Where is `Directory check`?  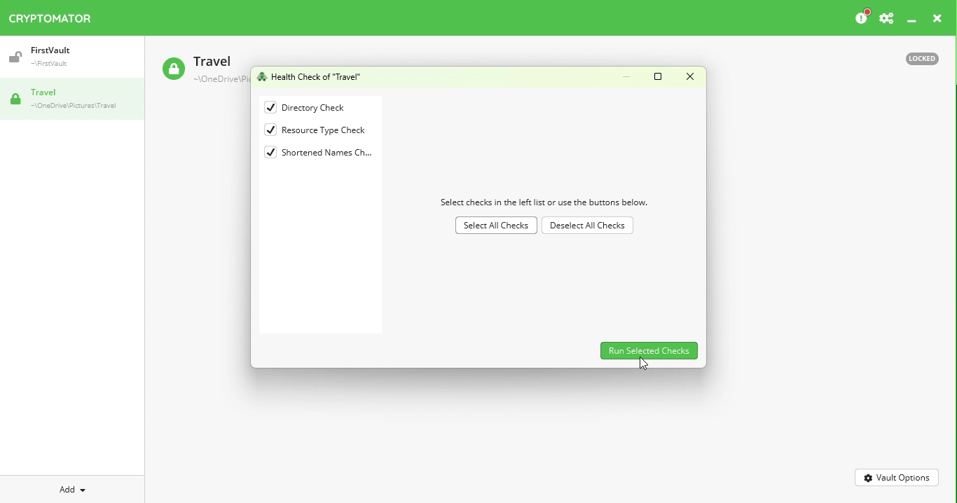
Directory check is located at coordinates (315, 107).